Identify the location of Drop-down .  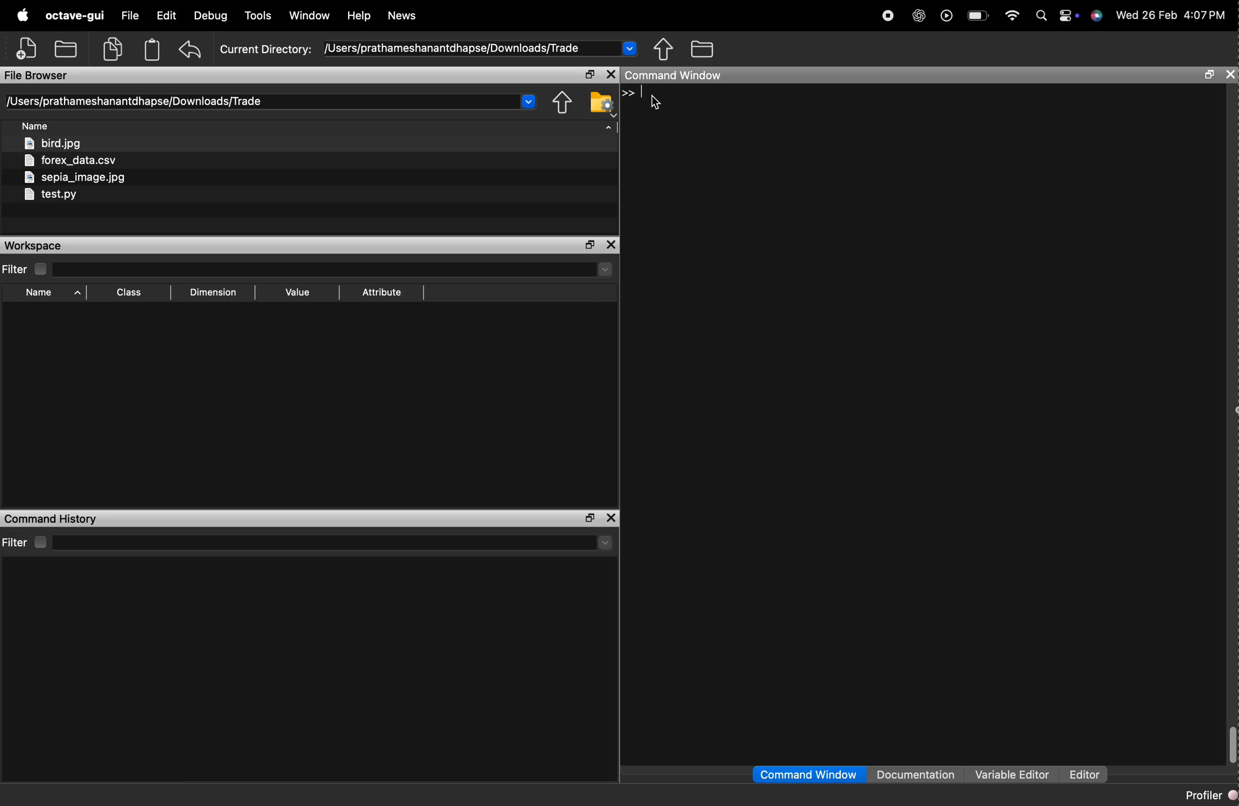
(630, 48).